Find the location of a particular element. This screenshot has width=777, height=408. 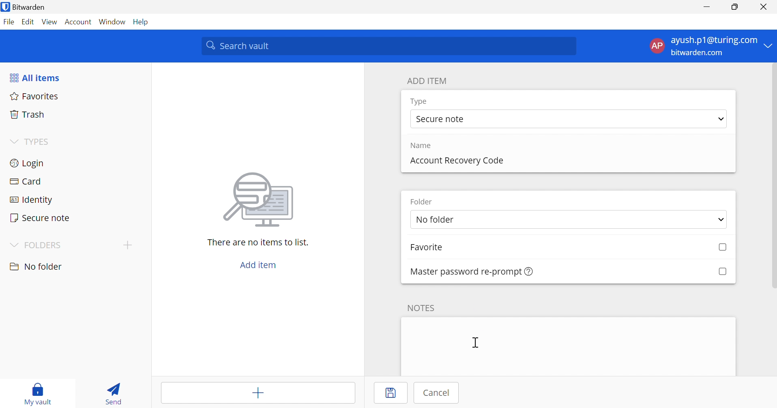

Favourites is located at coordinates (35, 97).